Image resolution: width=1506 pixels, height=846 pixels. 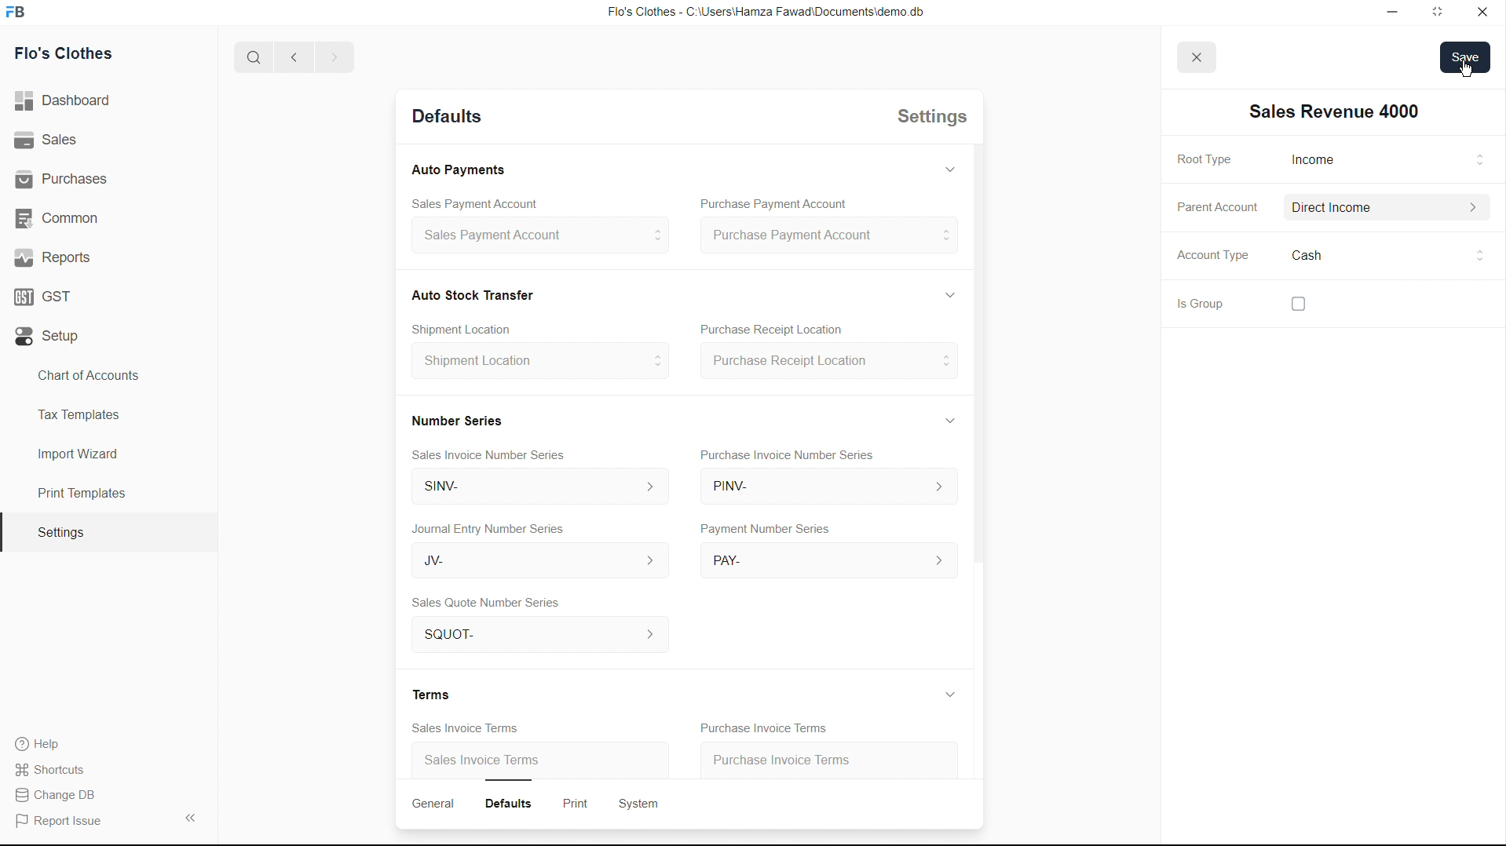 What do you see at coordinates (490, 526) in the screenshot?
I see `Journal Entry Number Series` at bounding box center [490, 526].